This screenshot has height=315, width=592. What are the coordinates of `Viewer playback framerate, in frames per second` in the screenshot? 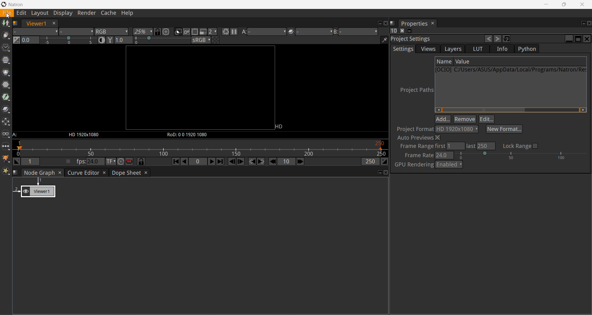 It's located at (89, 162).